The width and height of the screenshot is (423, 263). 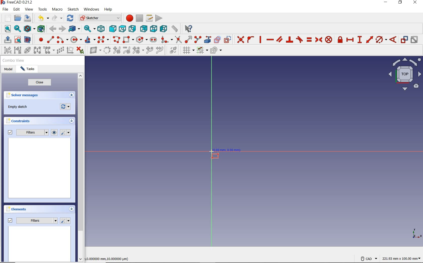 I want to click on trim edge, so click(x=178, y=40).